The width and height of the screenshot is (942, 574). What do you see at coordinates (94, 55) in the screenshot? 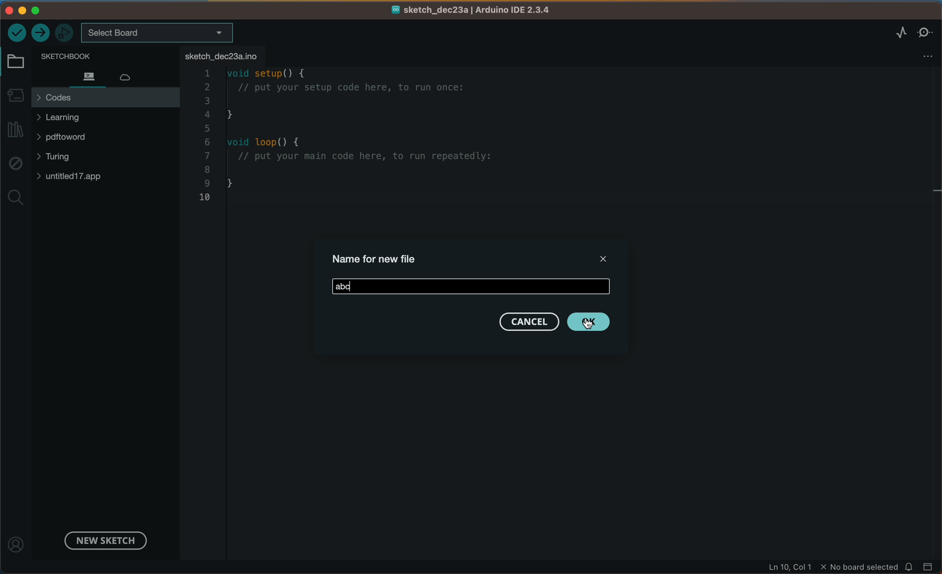
I see `sketchbook` at bounding box center [94, 55].